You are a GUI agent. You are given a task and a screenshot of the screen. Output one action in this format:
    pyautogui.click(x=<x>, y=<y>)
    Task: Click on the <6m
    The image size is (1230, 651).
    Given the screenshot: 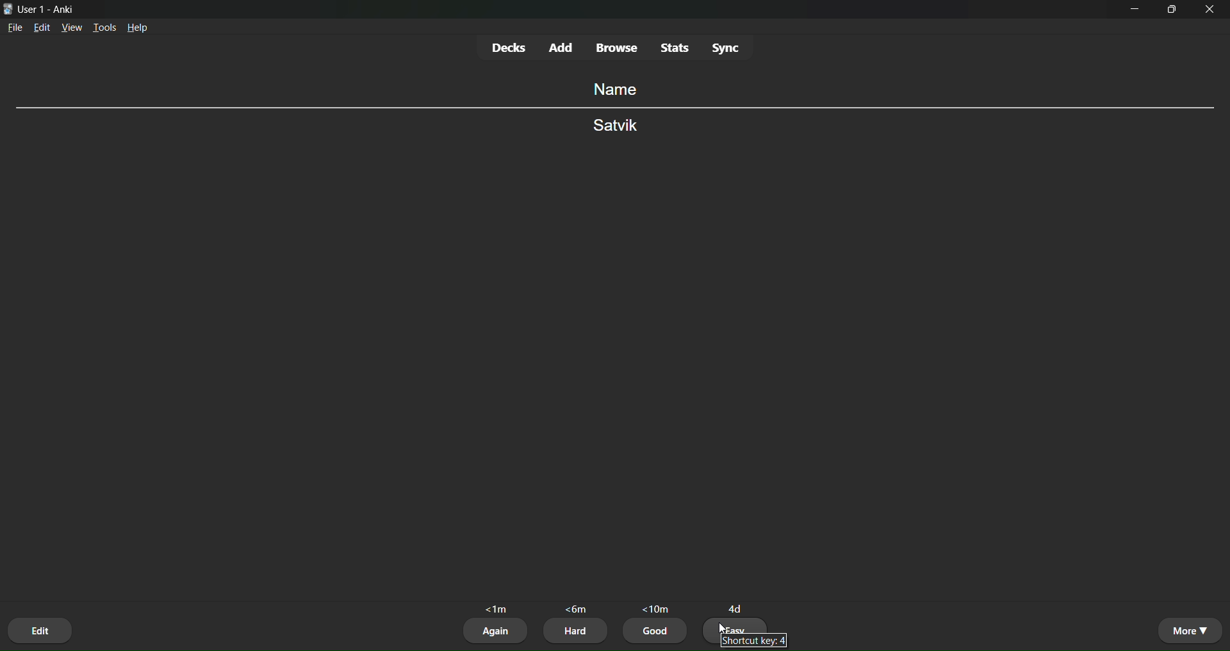 What is the action you would take?
    pyautogui.click(x=578, y=609)
    